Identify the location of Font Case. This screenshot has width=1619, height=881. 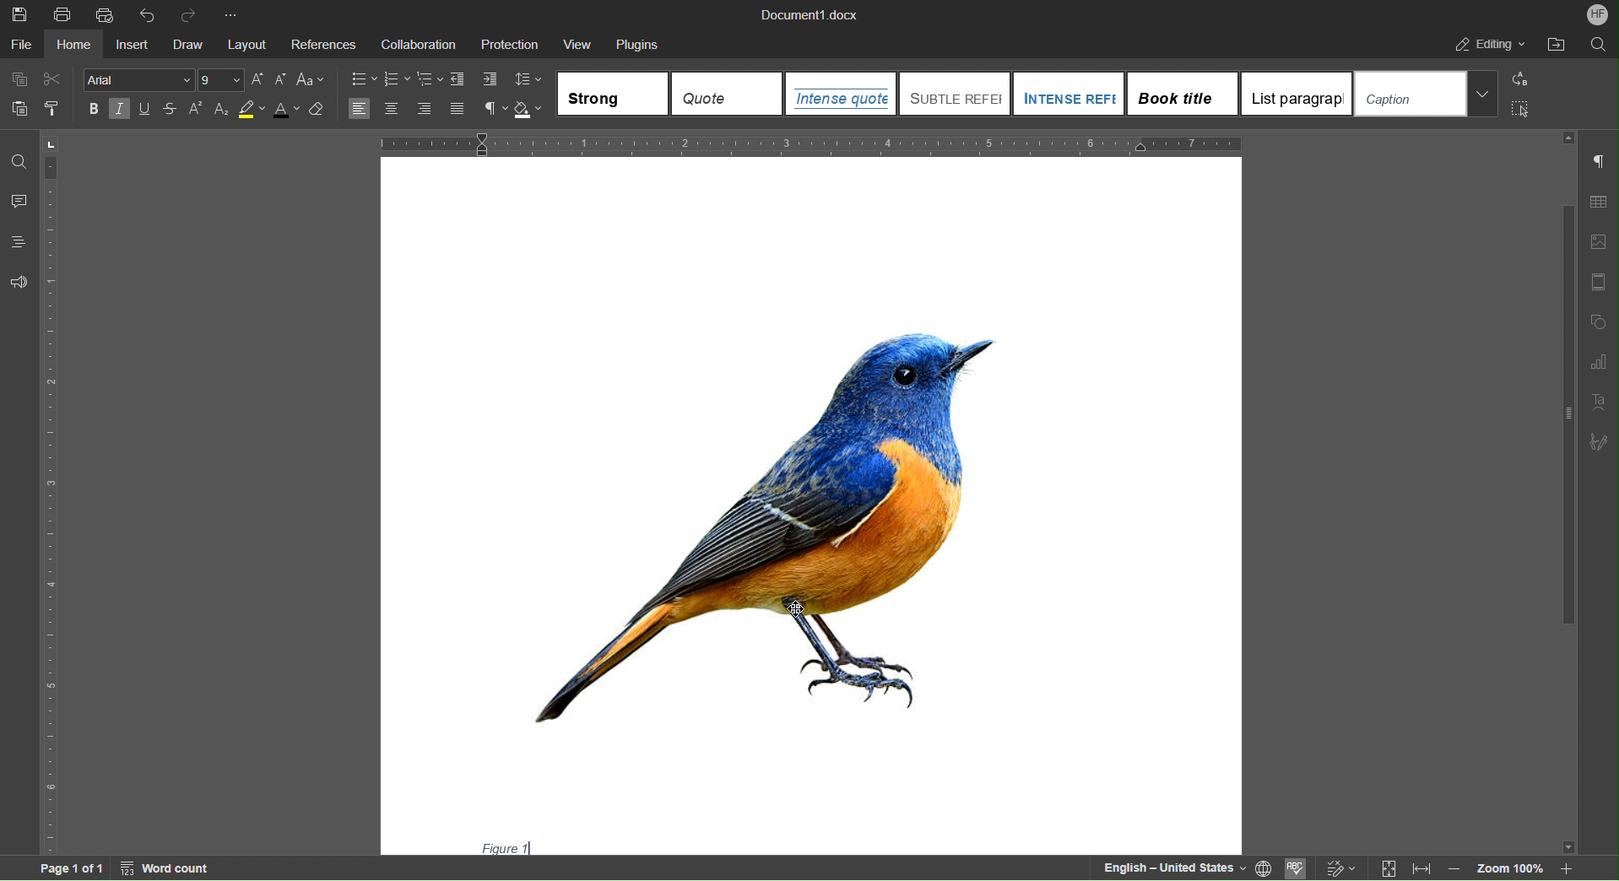
(311, 79).